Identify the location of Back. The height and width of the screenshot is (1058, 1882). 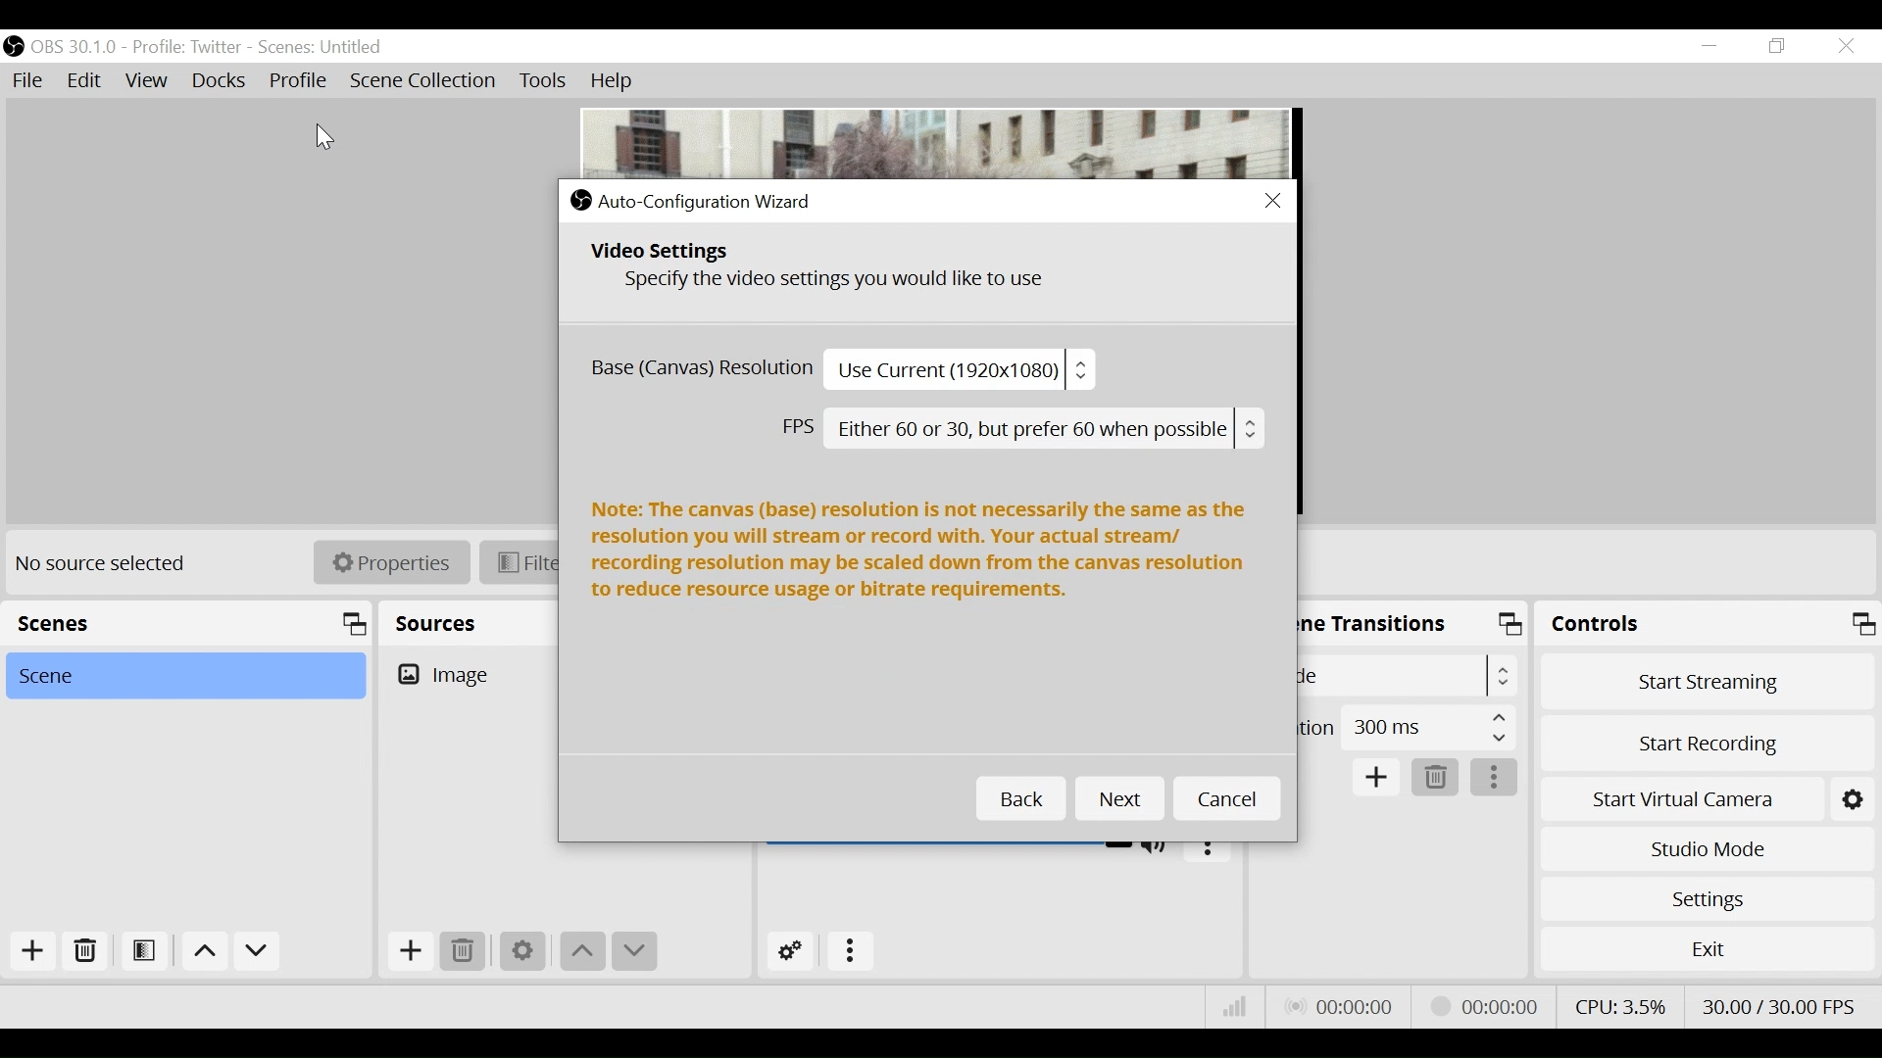
(1019, 799).